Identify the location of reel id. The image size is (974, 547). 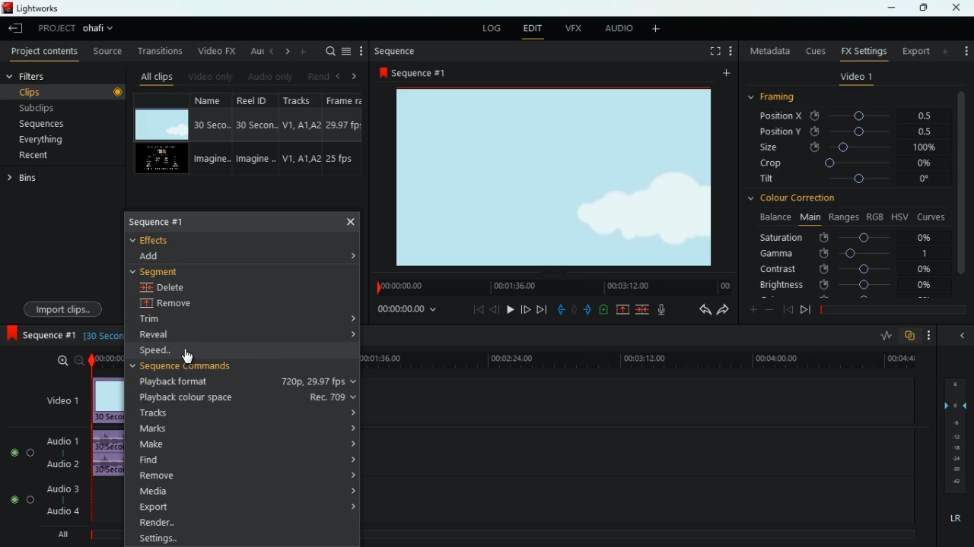
(250, 133).